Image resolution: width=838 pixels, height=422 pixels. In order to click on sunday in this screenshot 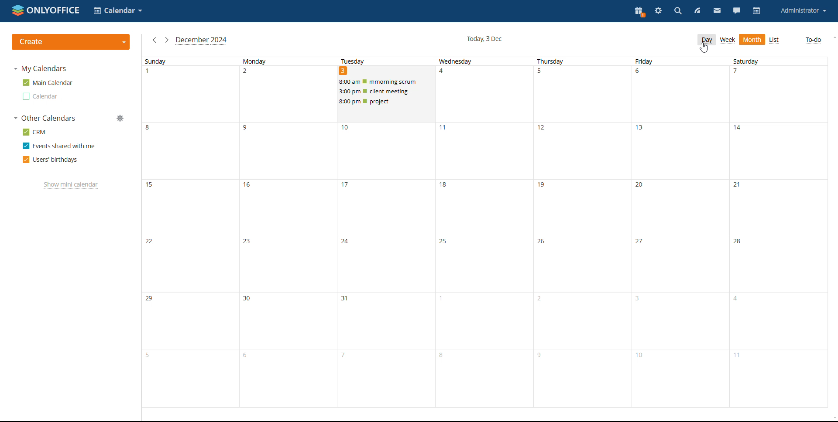, I will do `click(191, 232)`.